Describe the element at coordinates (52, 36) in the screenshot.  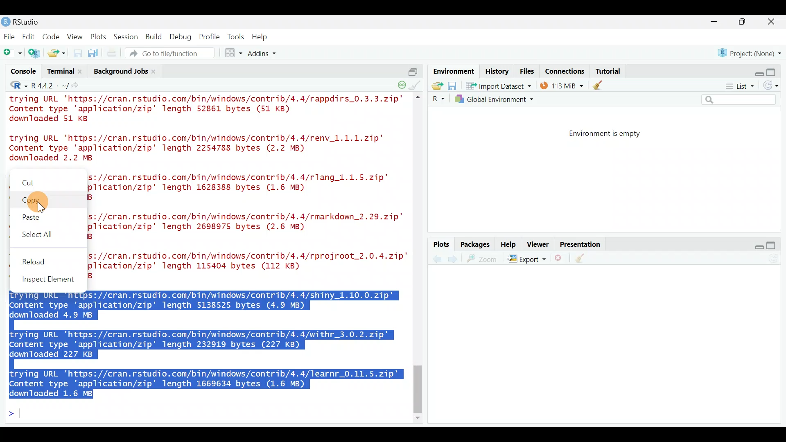
I see `Code` at that location.